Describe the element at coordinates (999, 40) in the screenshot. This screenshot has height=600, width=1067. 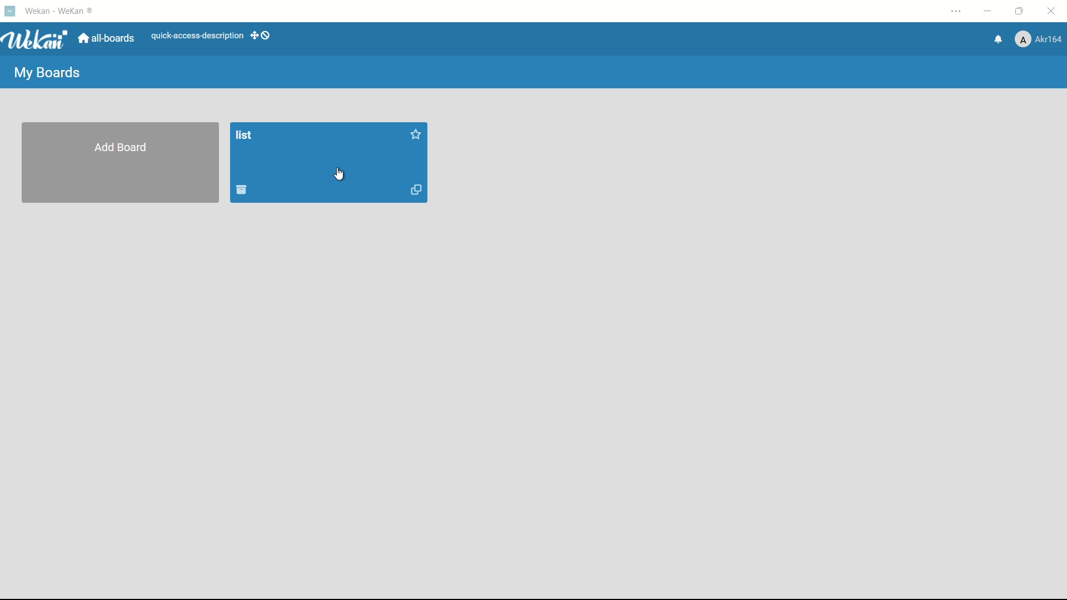
I see `notifications` at that location.